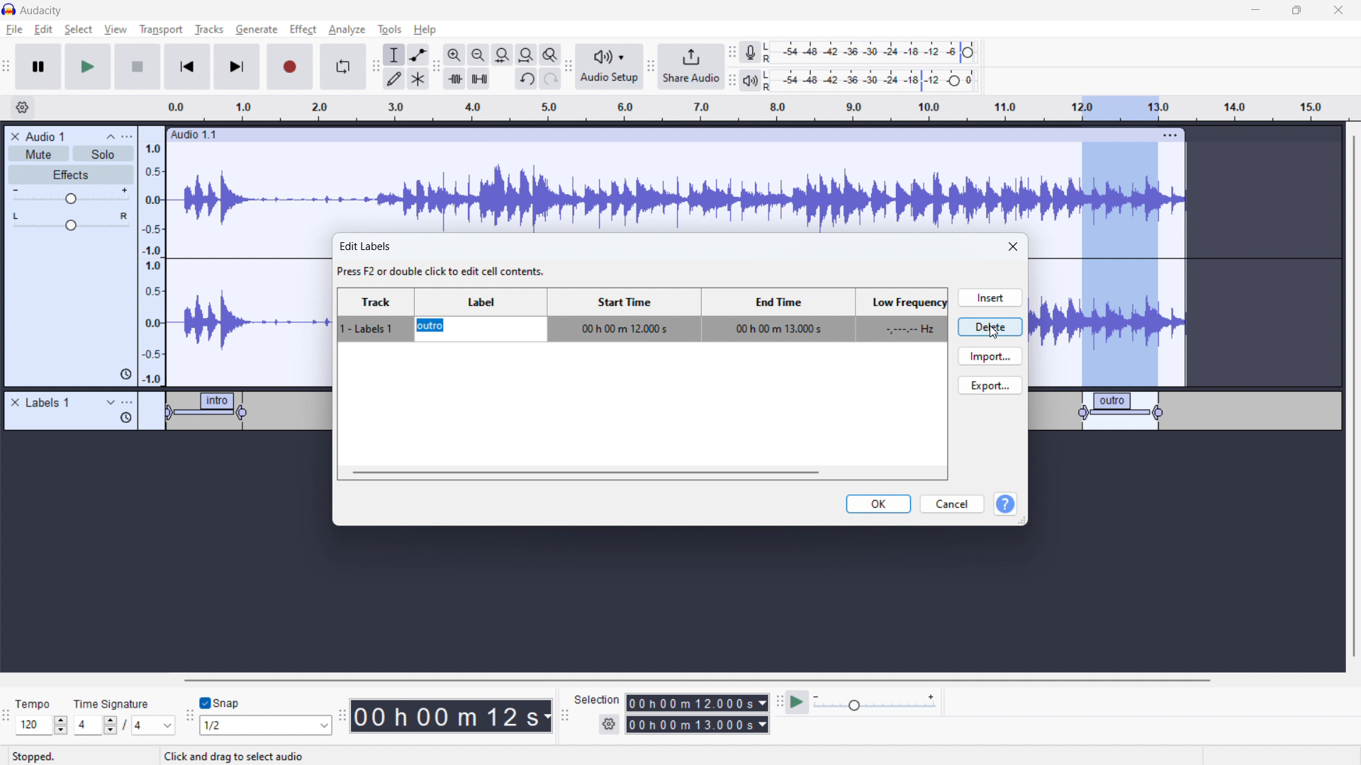 The width and height of the screenshot is (1361, 765). Describe the element at coordinates (527, 80) in the screenshot. I see `undo` at that location.